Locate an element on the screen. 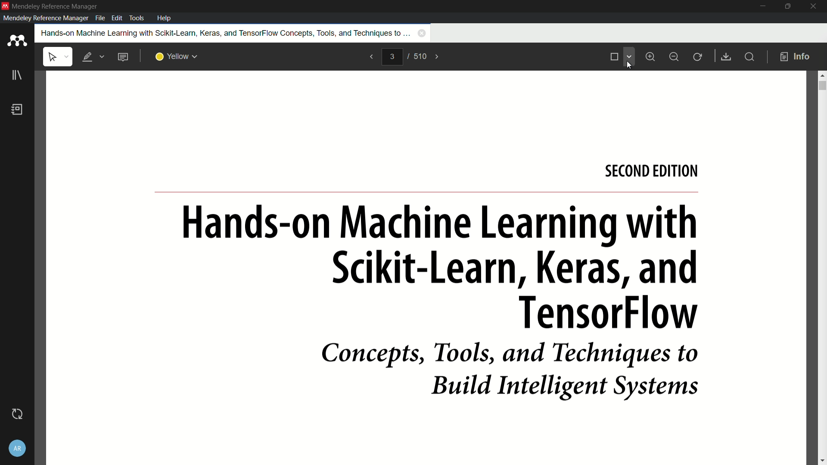  page is located at coordinates (427, 268).